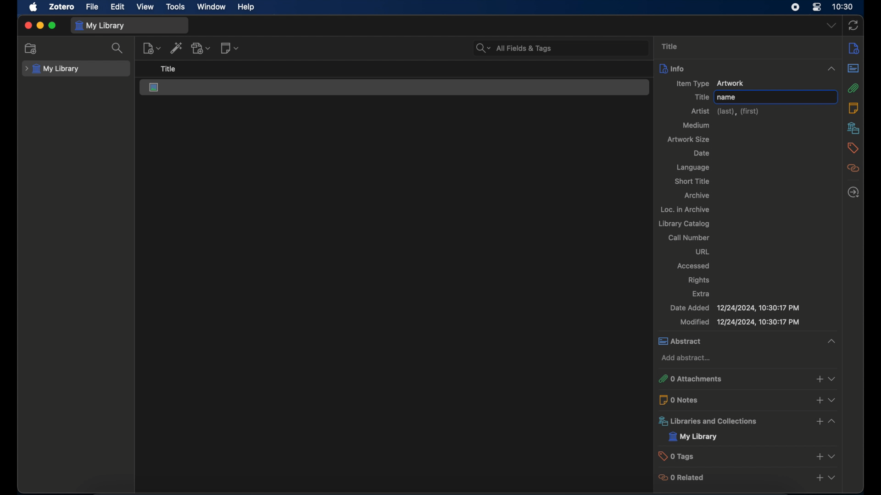 The width and height of the screenshot is (881, 495). What do you see at coordinates (853, 68) in the screenshot?
I see `abstract` at bounding box center [853, 68].